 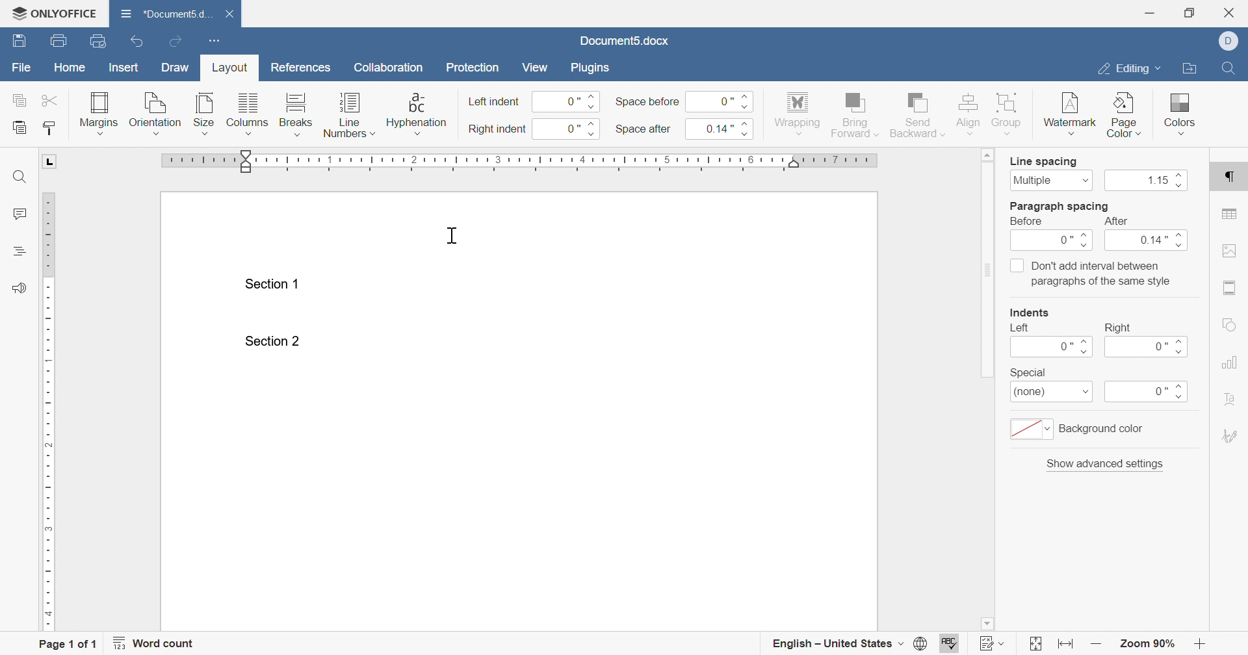 What do you see at coordinates (99, 112) in the screenshot?
I see `margins` at bounding box center [99, 112].